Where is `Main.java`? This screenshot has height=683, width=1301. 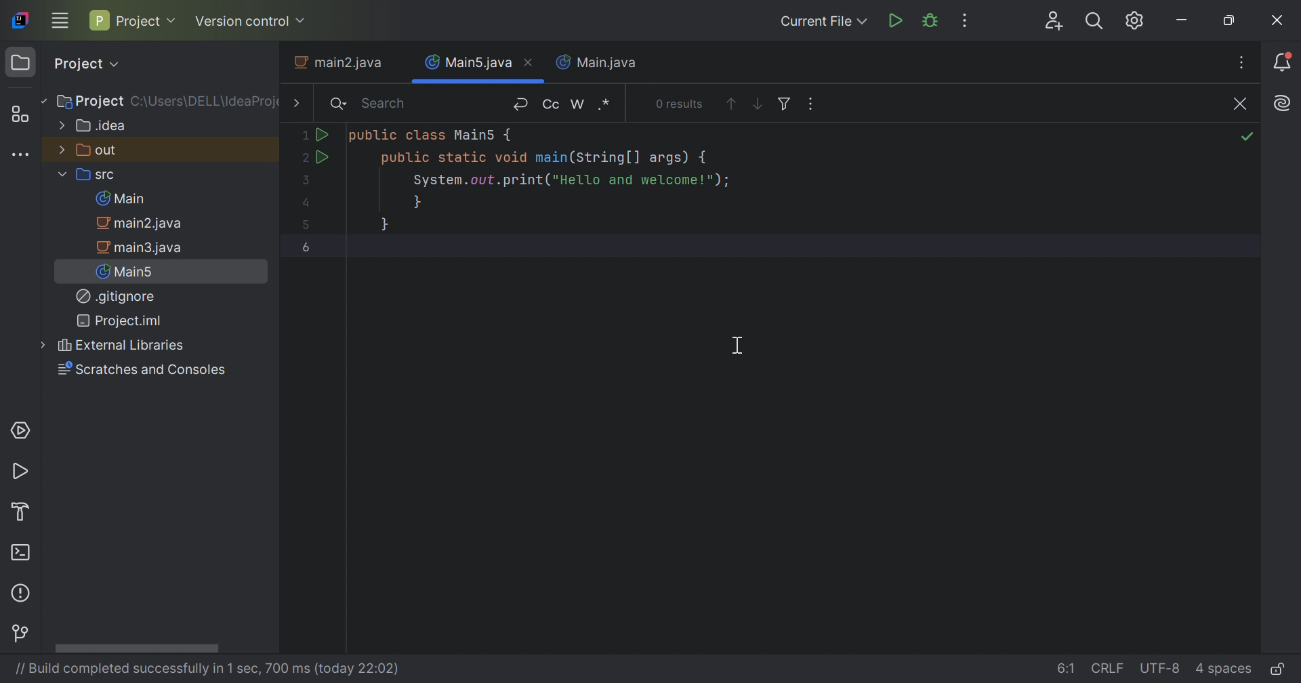
Main.java is located at coordinates (597, 62).